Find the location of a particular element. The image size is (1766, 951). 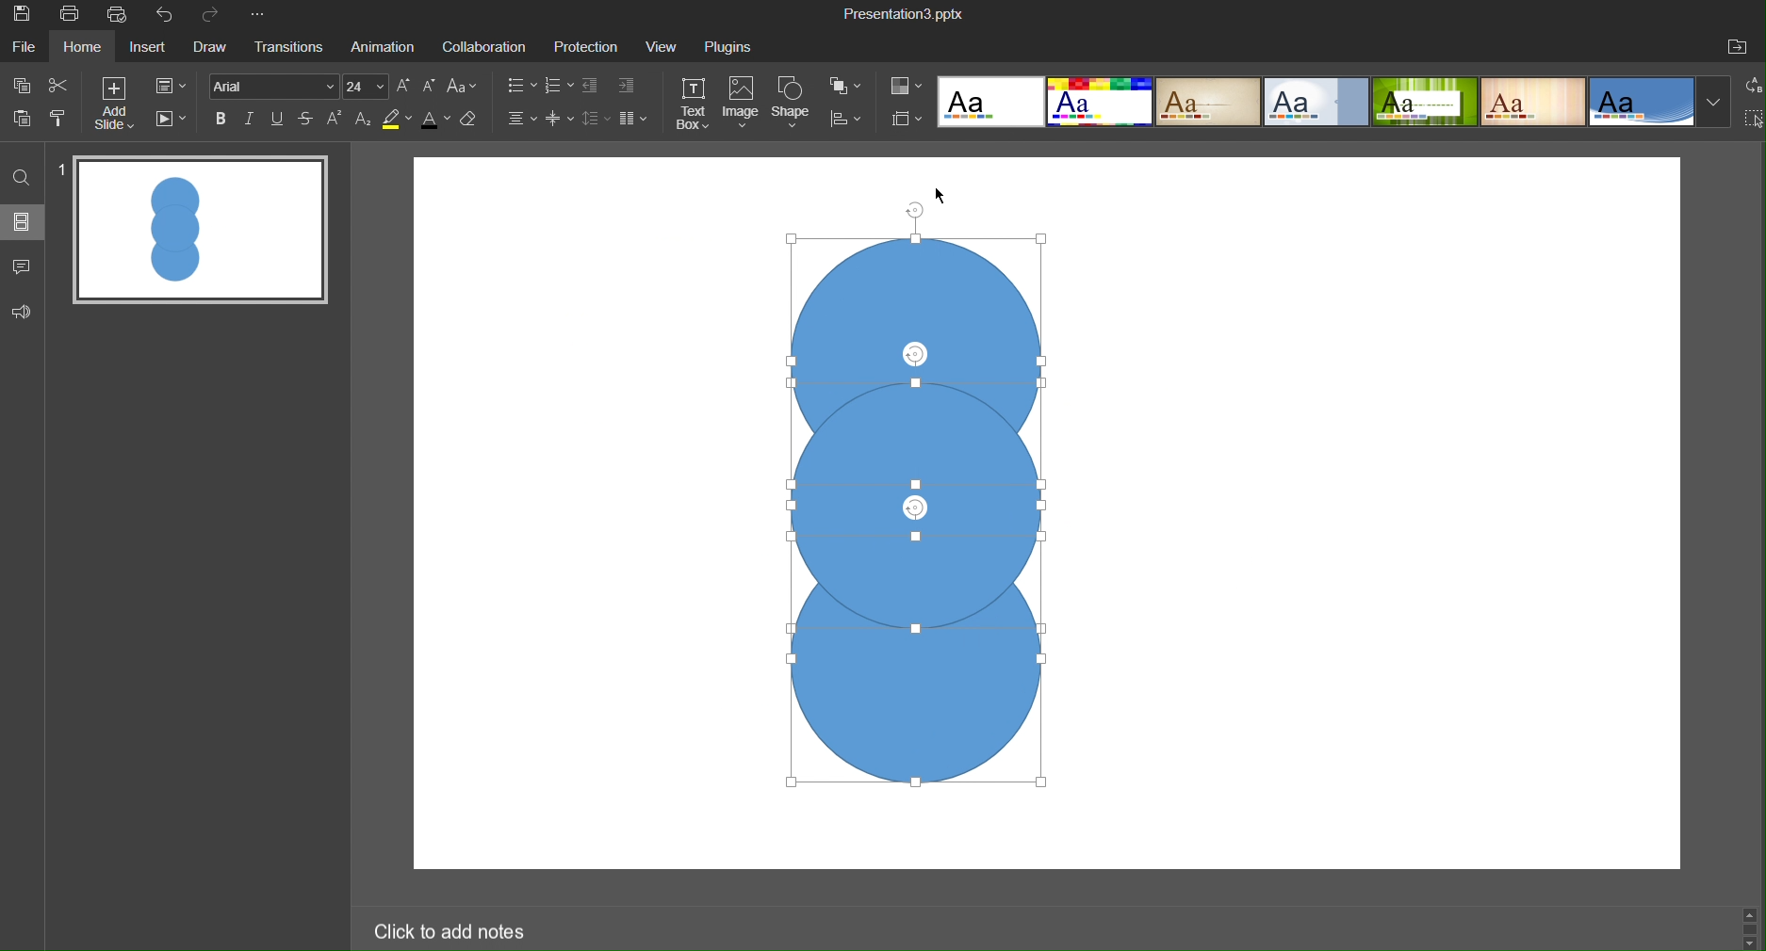

Open File Location is located at coordinates (1741, 46).